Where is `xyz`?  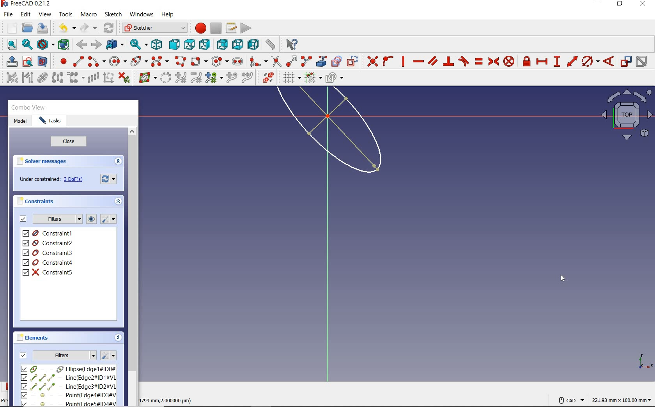 xyz is located at coordinates (644, 360).